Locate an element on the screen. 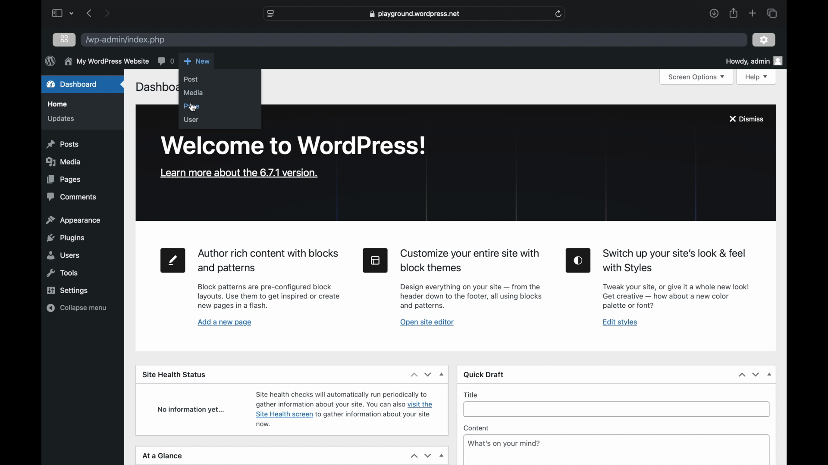 This screenshot has width=828, height=465. collapse menu is located at coordinates (77, 308).